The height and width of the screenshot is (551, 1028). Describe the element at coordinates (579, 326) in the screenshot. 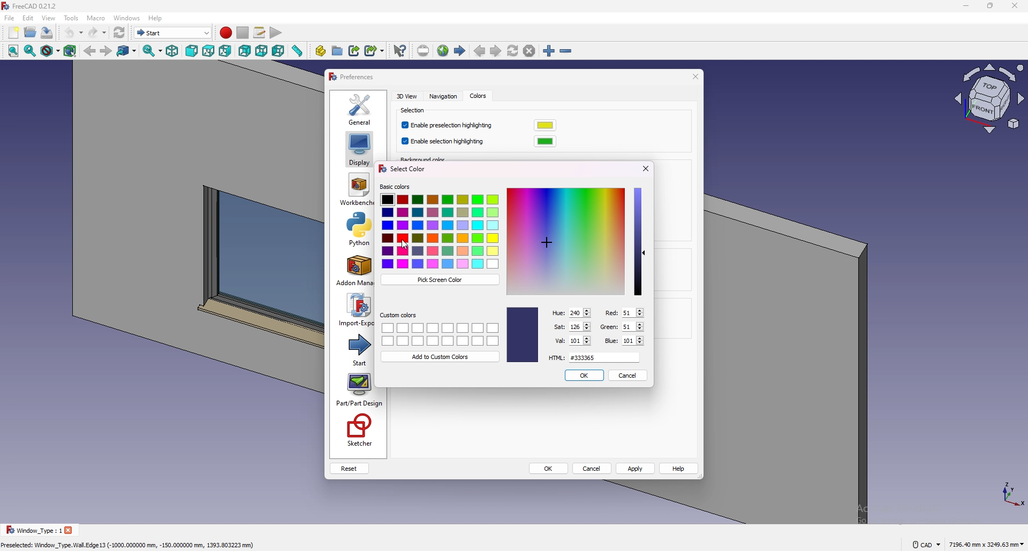

I see `126 ` at that location.